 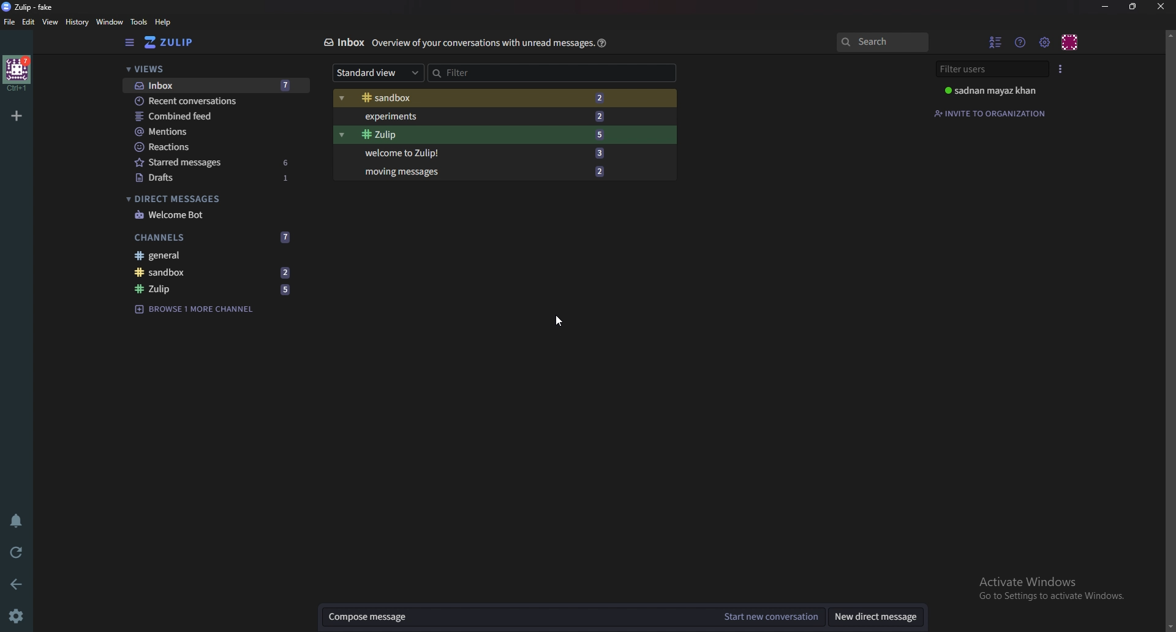 I want to click on home, so click(x=18, y=74).